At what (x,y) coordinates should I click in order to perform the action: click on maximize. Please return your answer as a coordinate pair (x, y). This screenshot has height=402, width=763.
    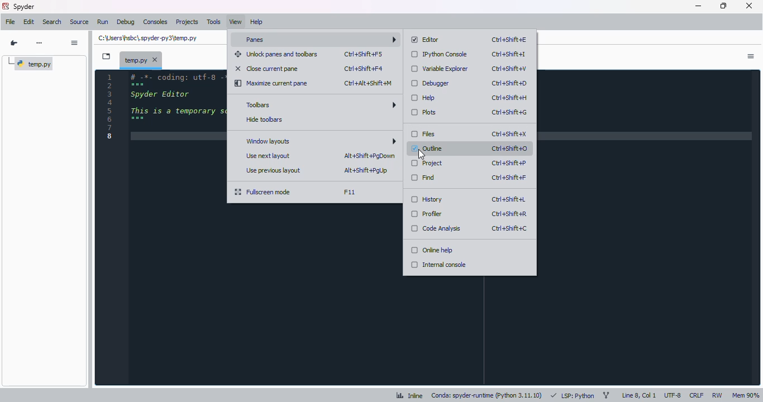
    Looking at the image, I should click on (724, 6).